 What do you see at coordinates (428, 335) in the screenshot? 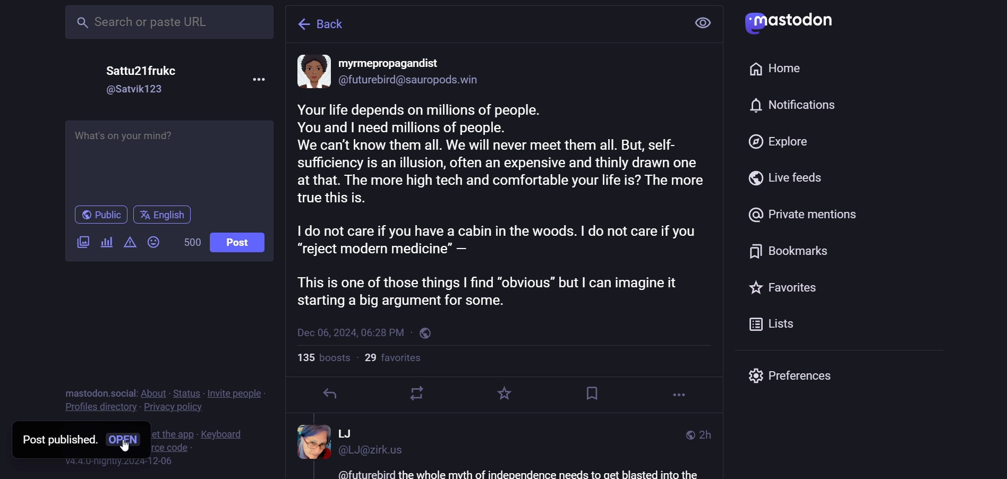
I see `public` at bounding box center [428, 335].